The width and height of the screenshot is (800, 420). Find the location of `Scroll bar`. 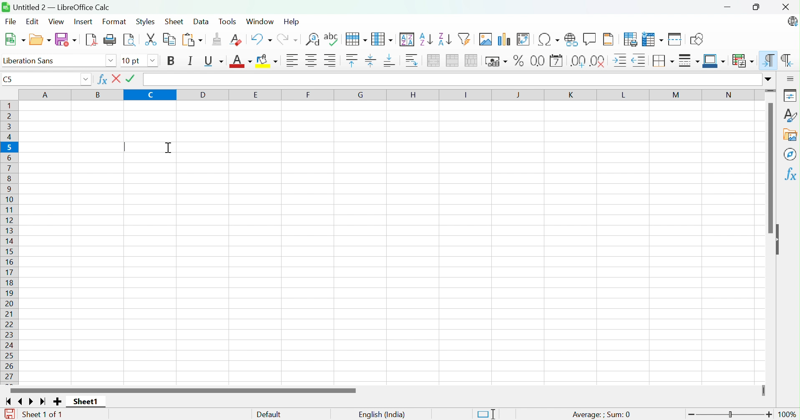

Scroll bar is located at coordinates (770, 169).